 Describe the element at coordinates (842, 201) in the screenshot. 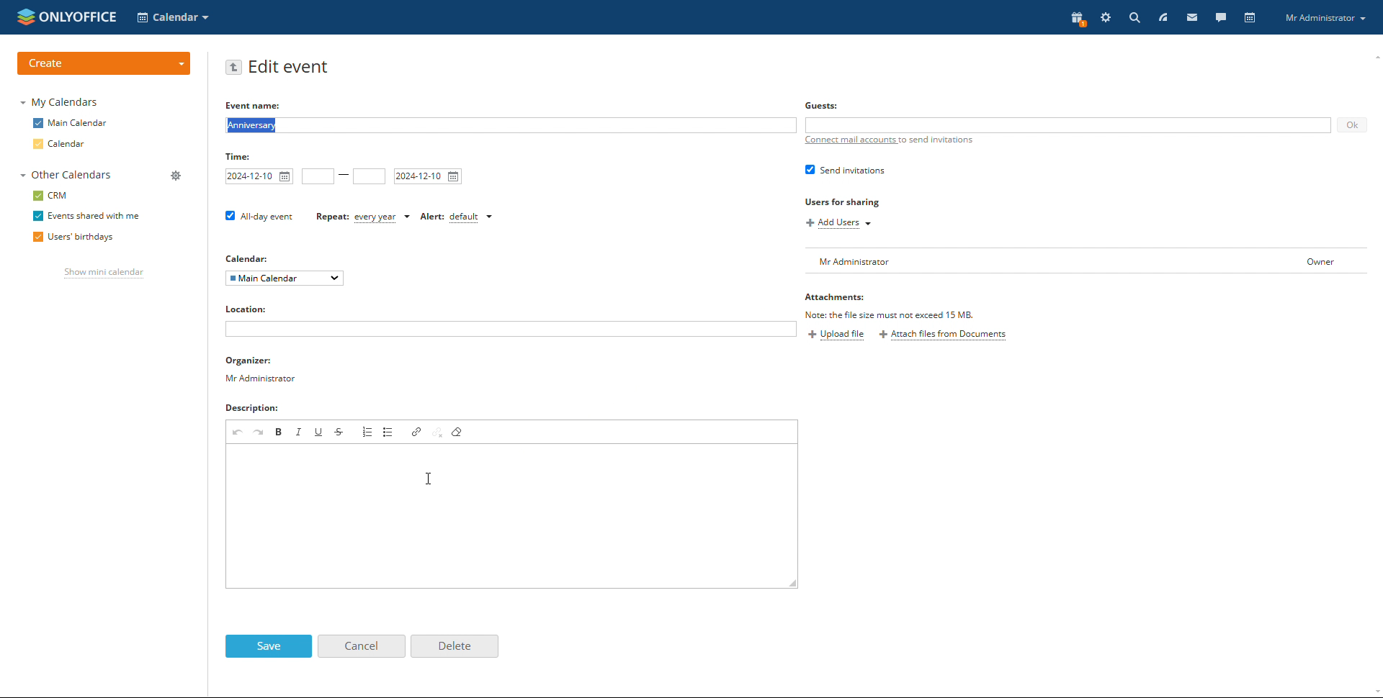

I see `Users for sharing.` at that location.